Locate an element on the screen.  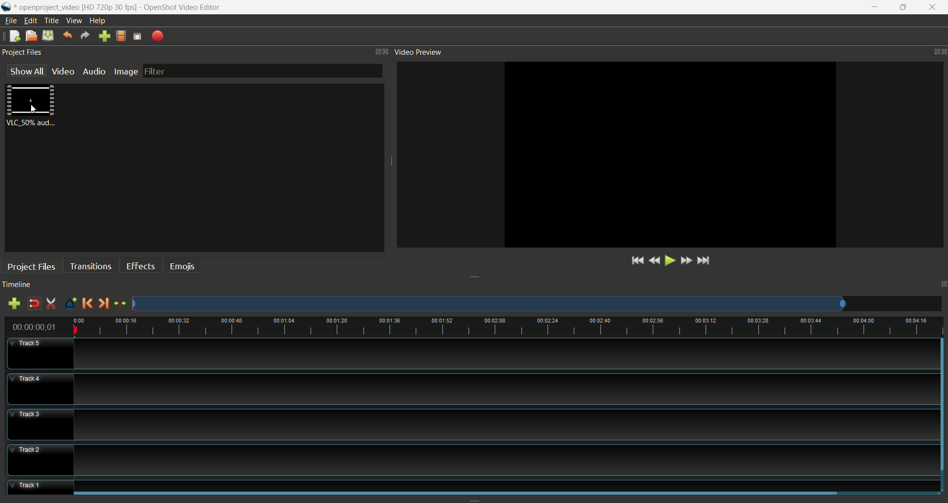
view is located at coordinates (74, 21).